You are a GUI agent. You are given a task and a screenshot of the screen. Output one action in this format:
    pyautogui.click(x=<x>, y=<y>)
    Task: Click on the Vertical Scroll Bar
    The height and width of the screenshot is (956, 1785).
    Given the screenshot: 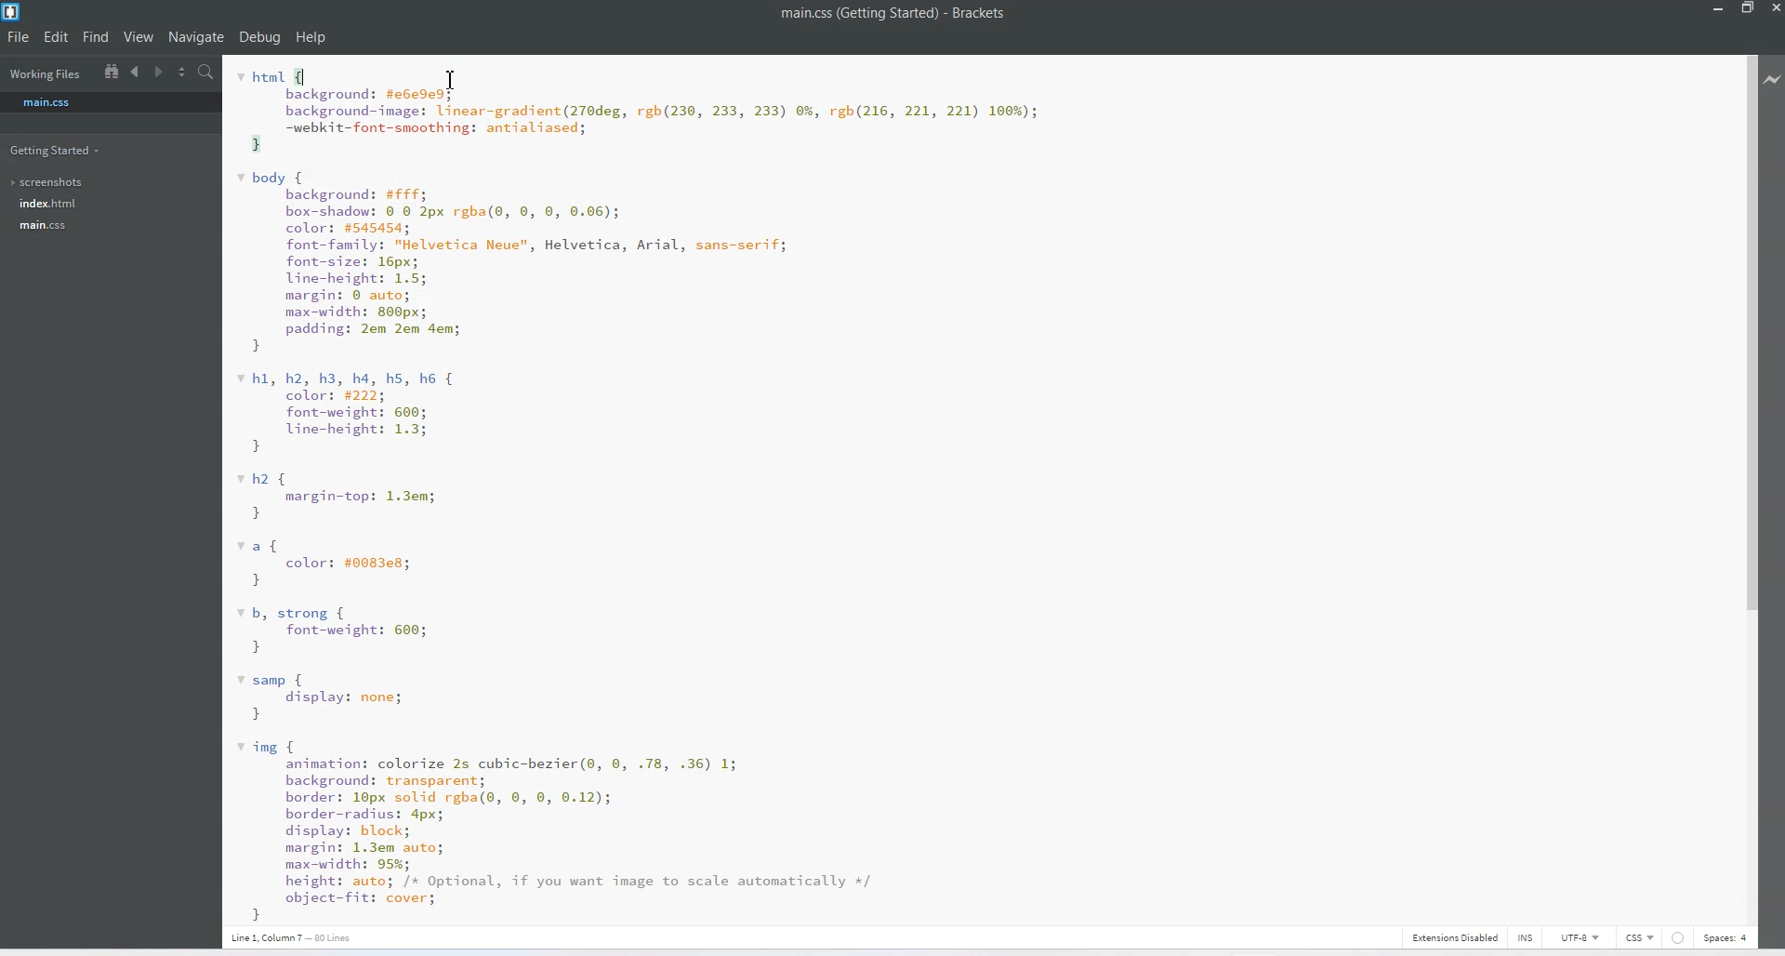 What is the action you would take?
    pyautogui.click(x=1746, y=485)
    